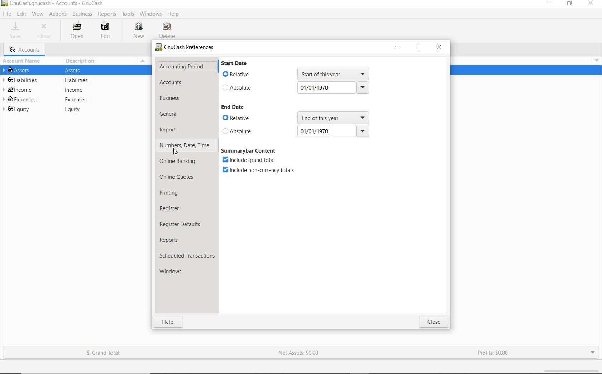 The image size is (602, 374). Describe the element at coordinates (231, 107) in the screenshot. I see `end date` at that location.